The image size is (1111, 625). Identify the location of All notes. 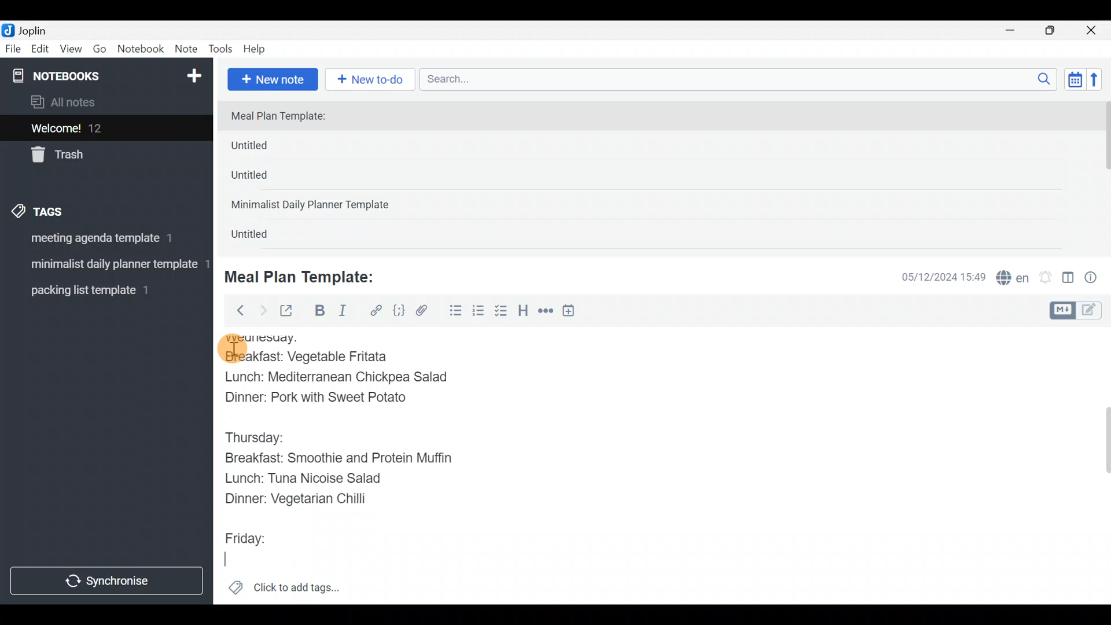
(104, 103).